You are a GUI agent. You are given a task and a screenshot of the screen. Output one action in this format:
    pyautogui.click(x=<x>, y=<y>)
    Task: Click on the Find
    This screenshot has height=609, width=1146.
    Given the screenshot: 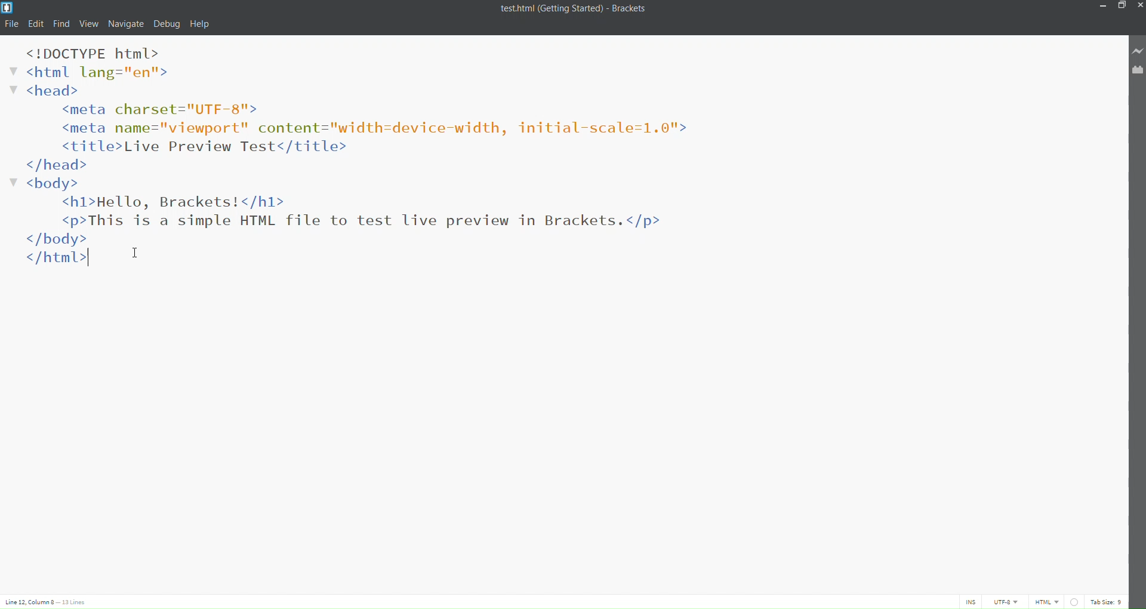 What is the action you would take?
    pyautogui.click(x=61, y=24)
    